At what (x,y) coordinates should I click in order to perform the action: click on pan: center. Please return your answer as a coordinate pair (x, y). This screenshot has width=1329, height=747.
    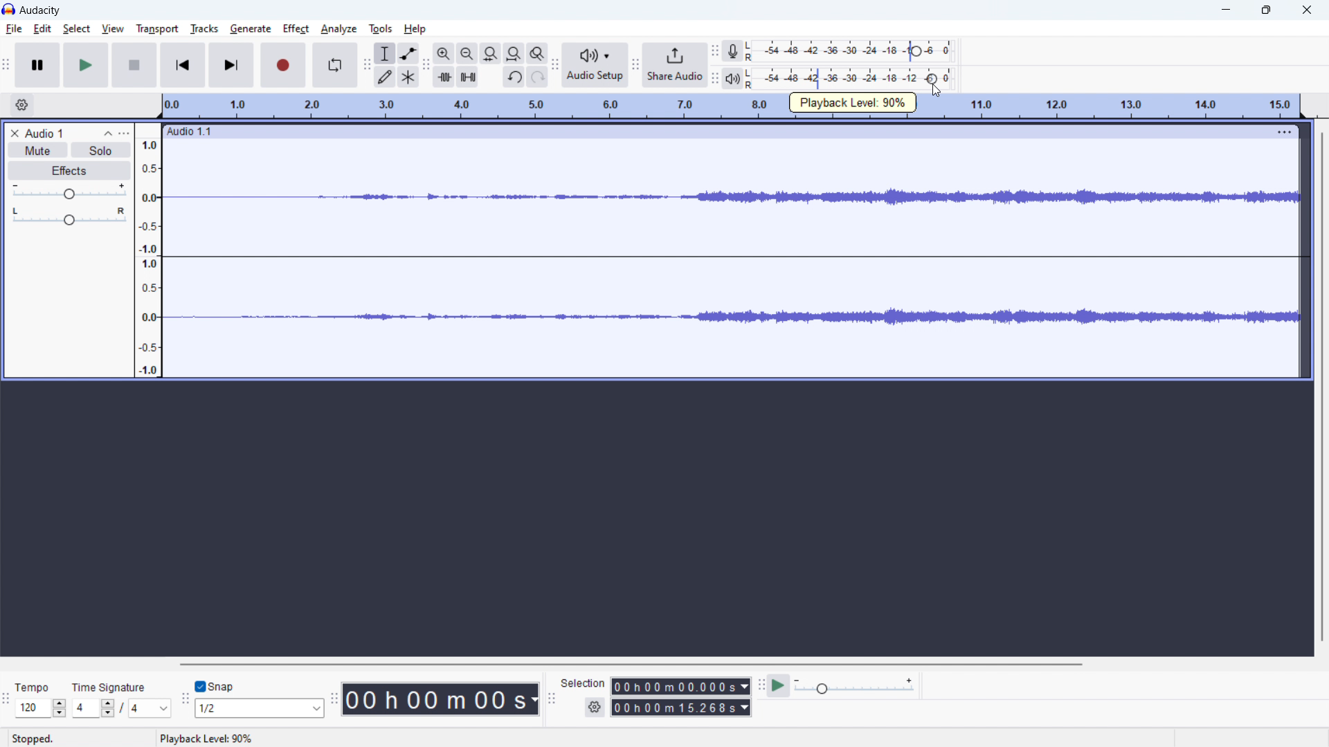
    Looking at the image, I should click on (69, 216).